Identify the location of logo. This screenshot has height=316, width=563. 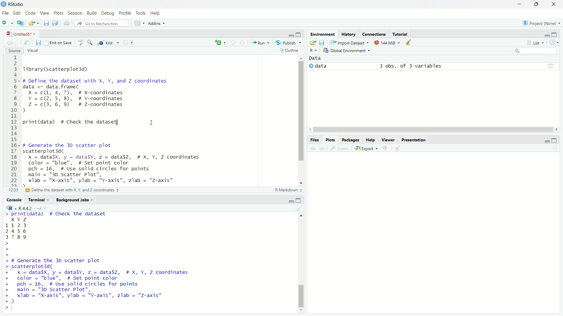
(4, 4).